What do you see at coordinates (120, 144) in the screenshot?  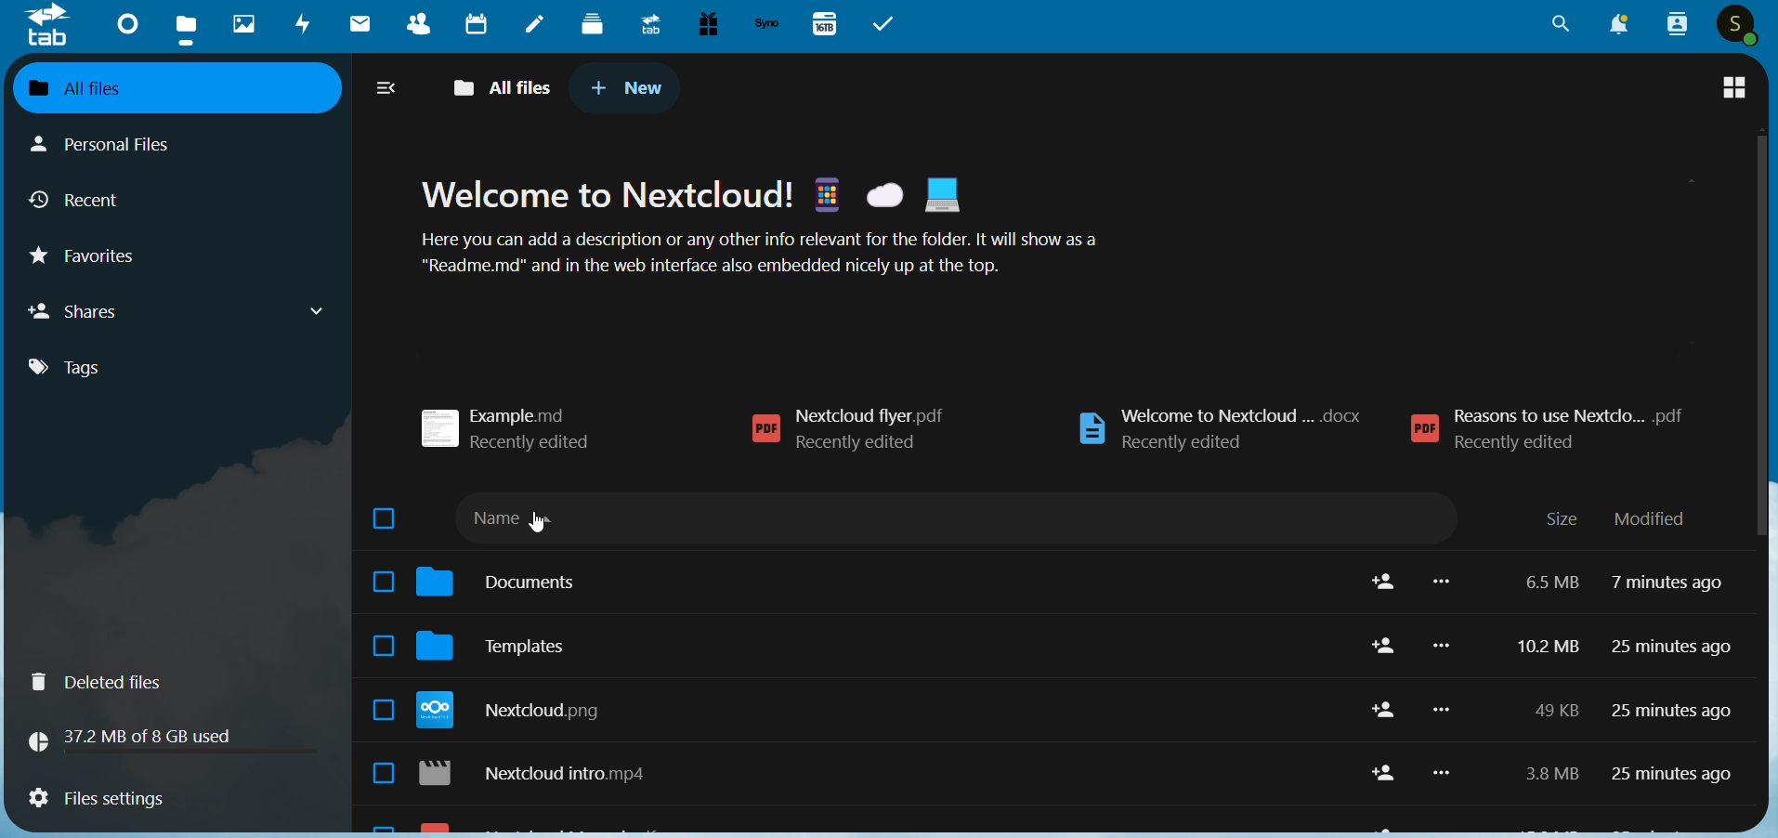 I see `Personal Files` at bounding box center [120, 144].